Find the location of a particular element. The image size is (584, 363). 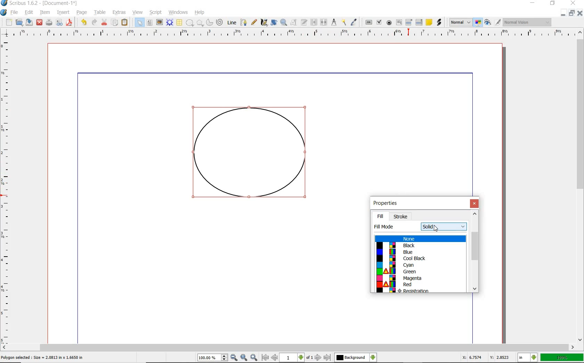

COPY is located at coordinates (115, 23).